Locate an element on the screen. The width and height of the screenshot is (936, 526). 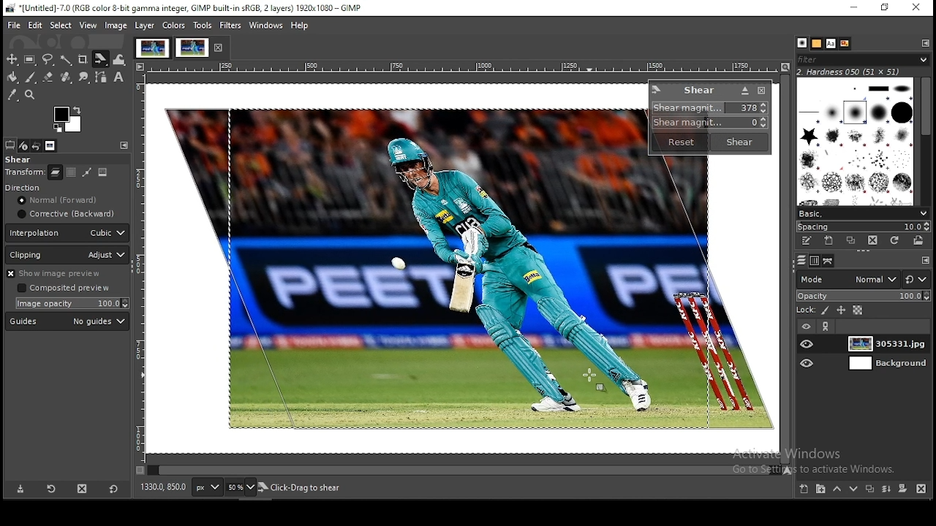
scroll bar is located at coordinates (464, 470).